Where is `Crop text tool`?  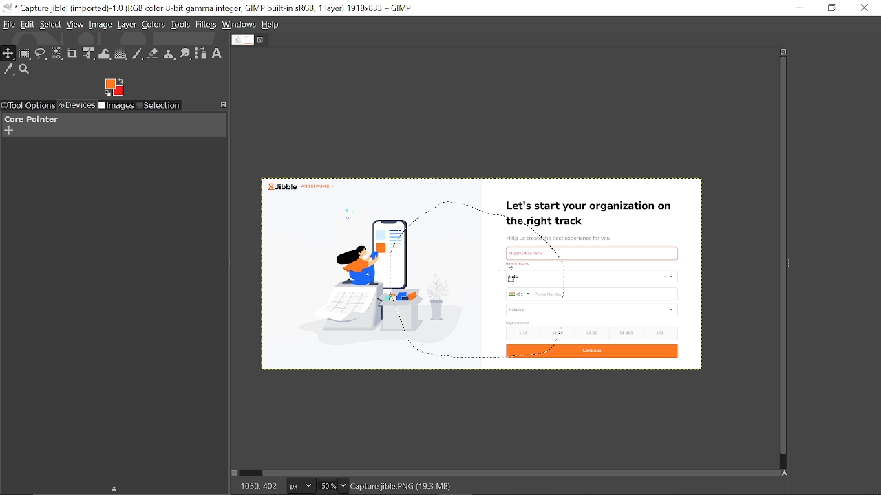
Crop text tool is located at coordinates (72, 54).